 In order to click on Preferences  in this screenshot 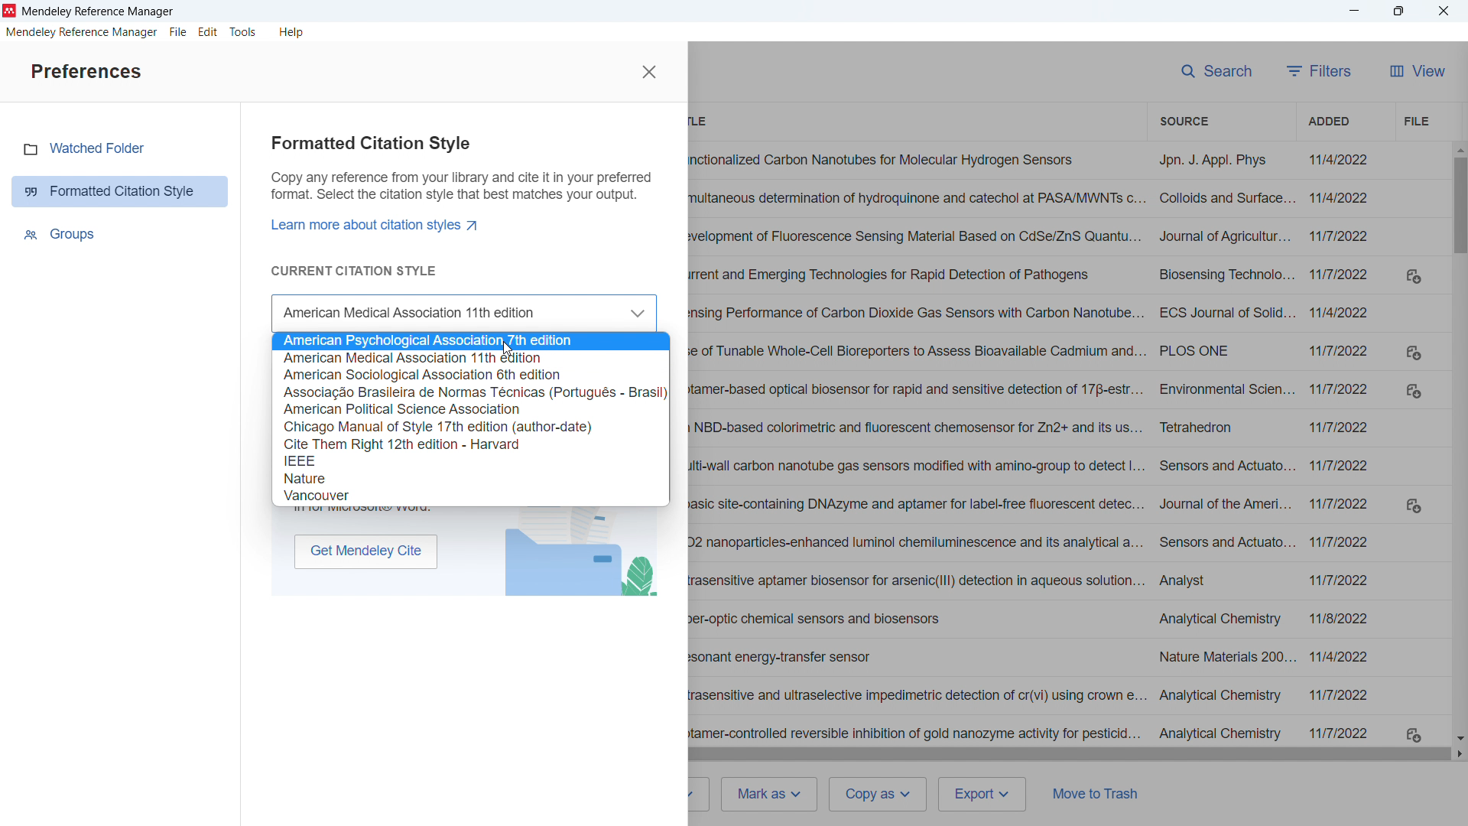, I will do `click(86, 73)`.